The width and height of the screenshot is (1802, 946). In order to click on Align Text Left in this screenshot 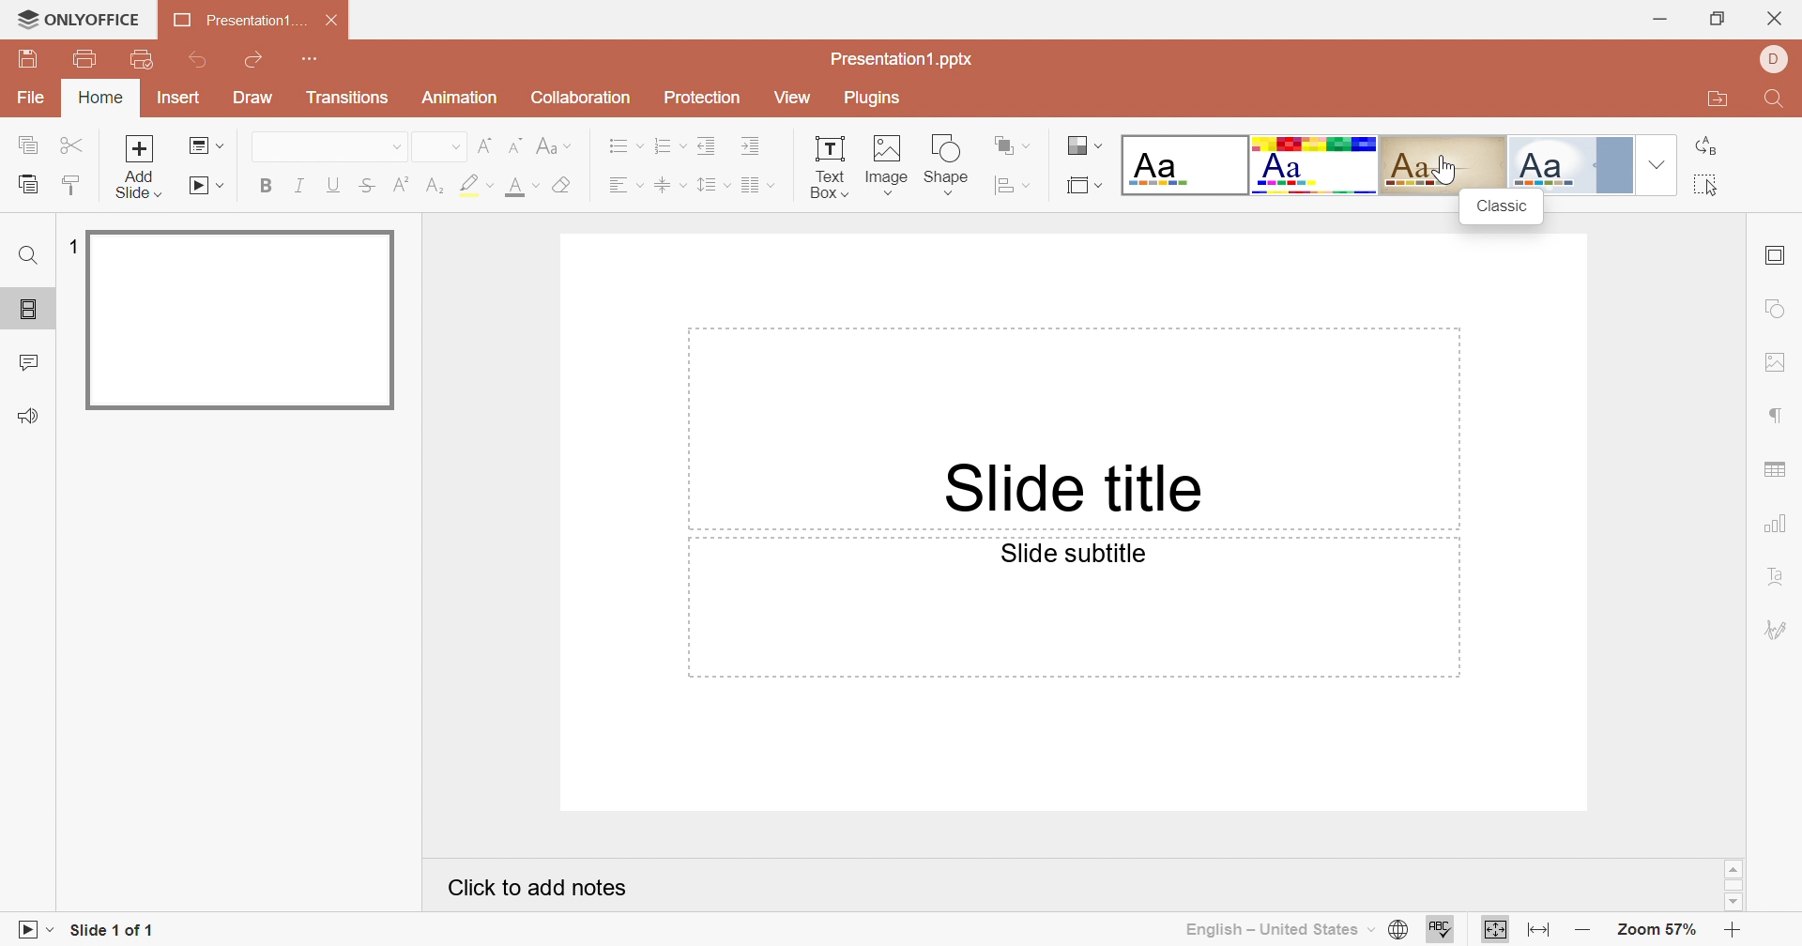, I will do `click(618, 185)`.